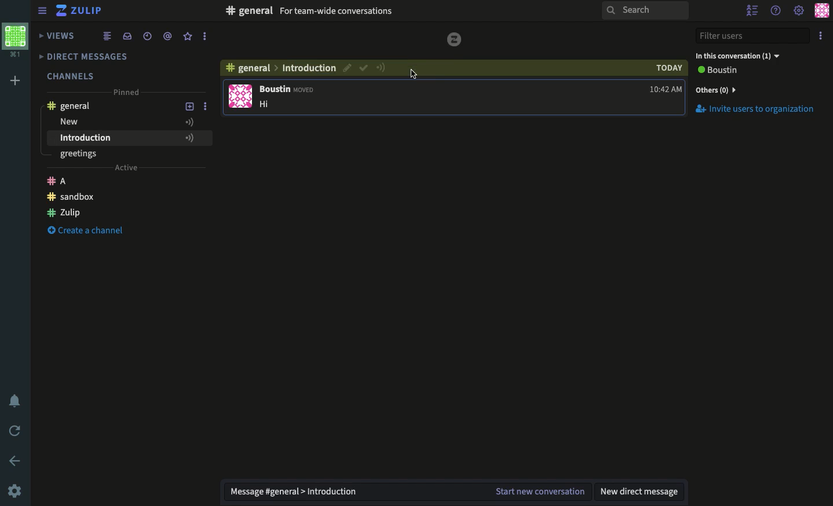 The width and height of the screenshot is (833, 506). I want to click on Add, so click(190, 107).